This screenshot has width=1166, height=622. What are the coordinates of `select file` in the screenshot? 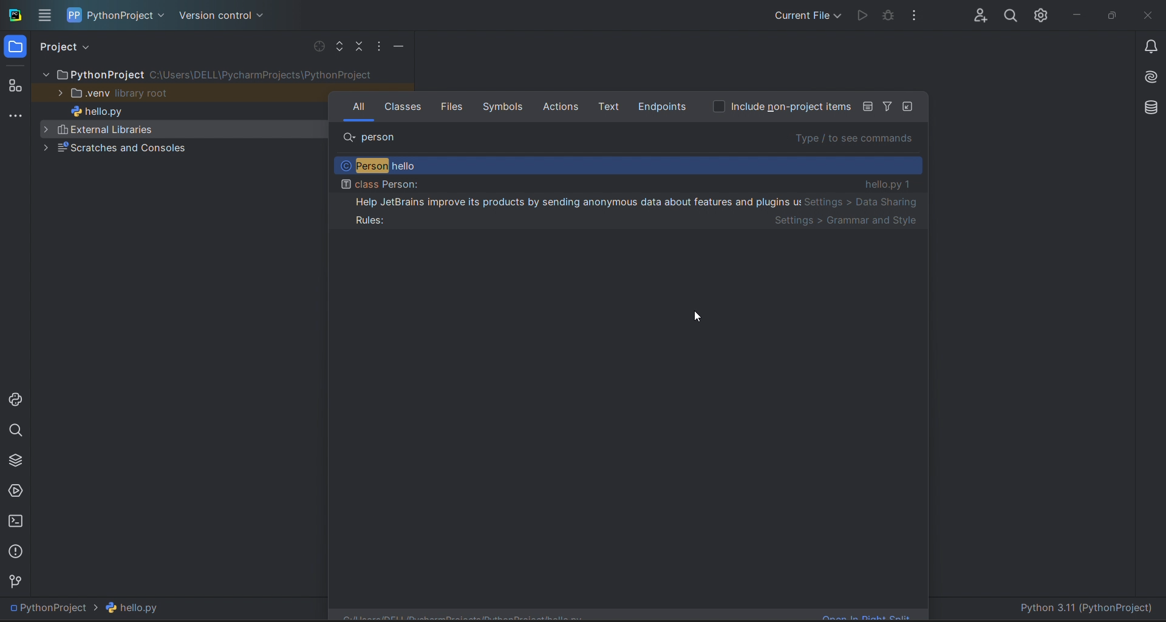 It's located at (319, 46).